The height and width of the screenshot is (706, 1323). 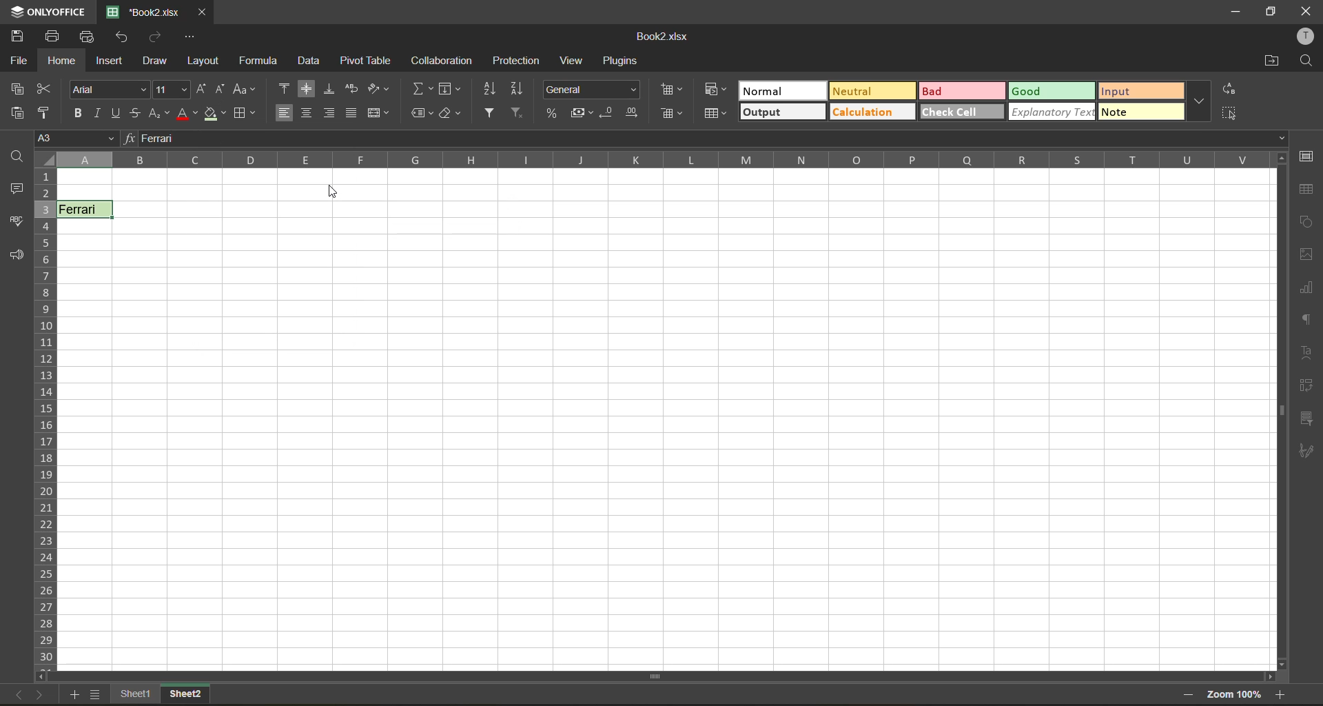 What do you see at coordinates (781, 113) in the screenshot?
I see `output` at bounding box center [781, 113].